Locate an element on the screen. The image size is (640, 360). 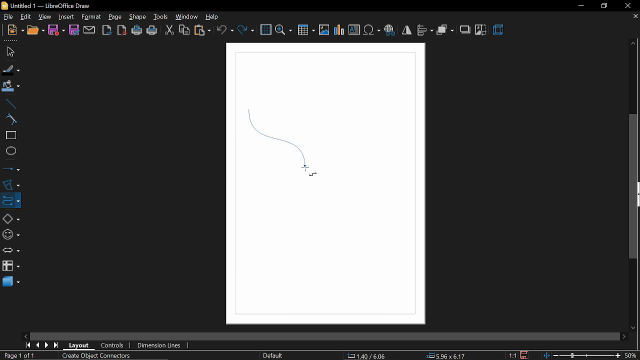
symbol shapes is located at coordinates (10, 233).